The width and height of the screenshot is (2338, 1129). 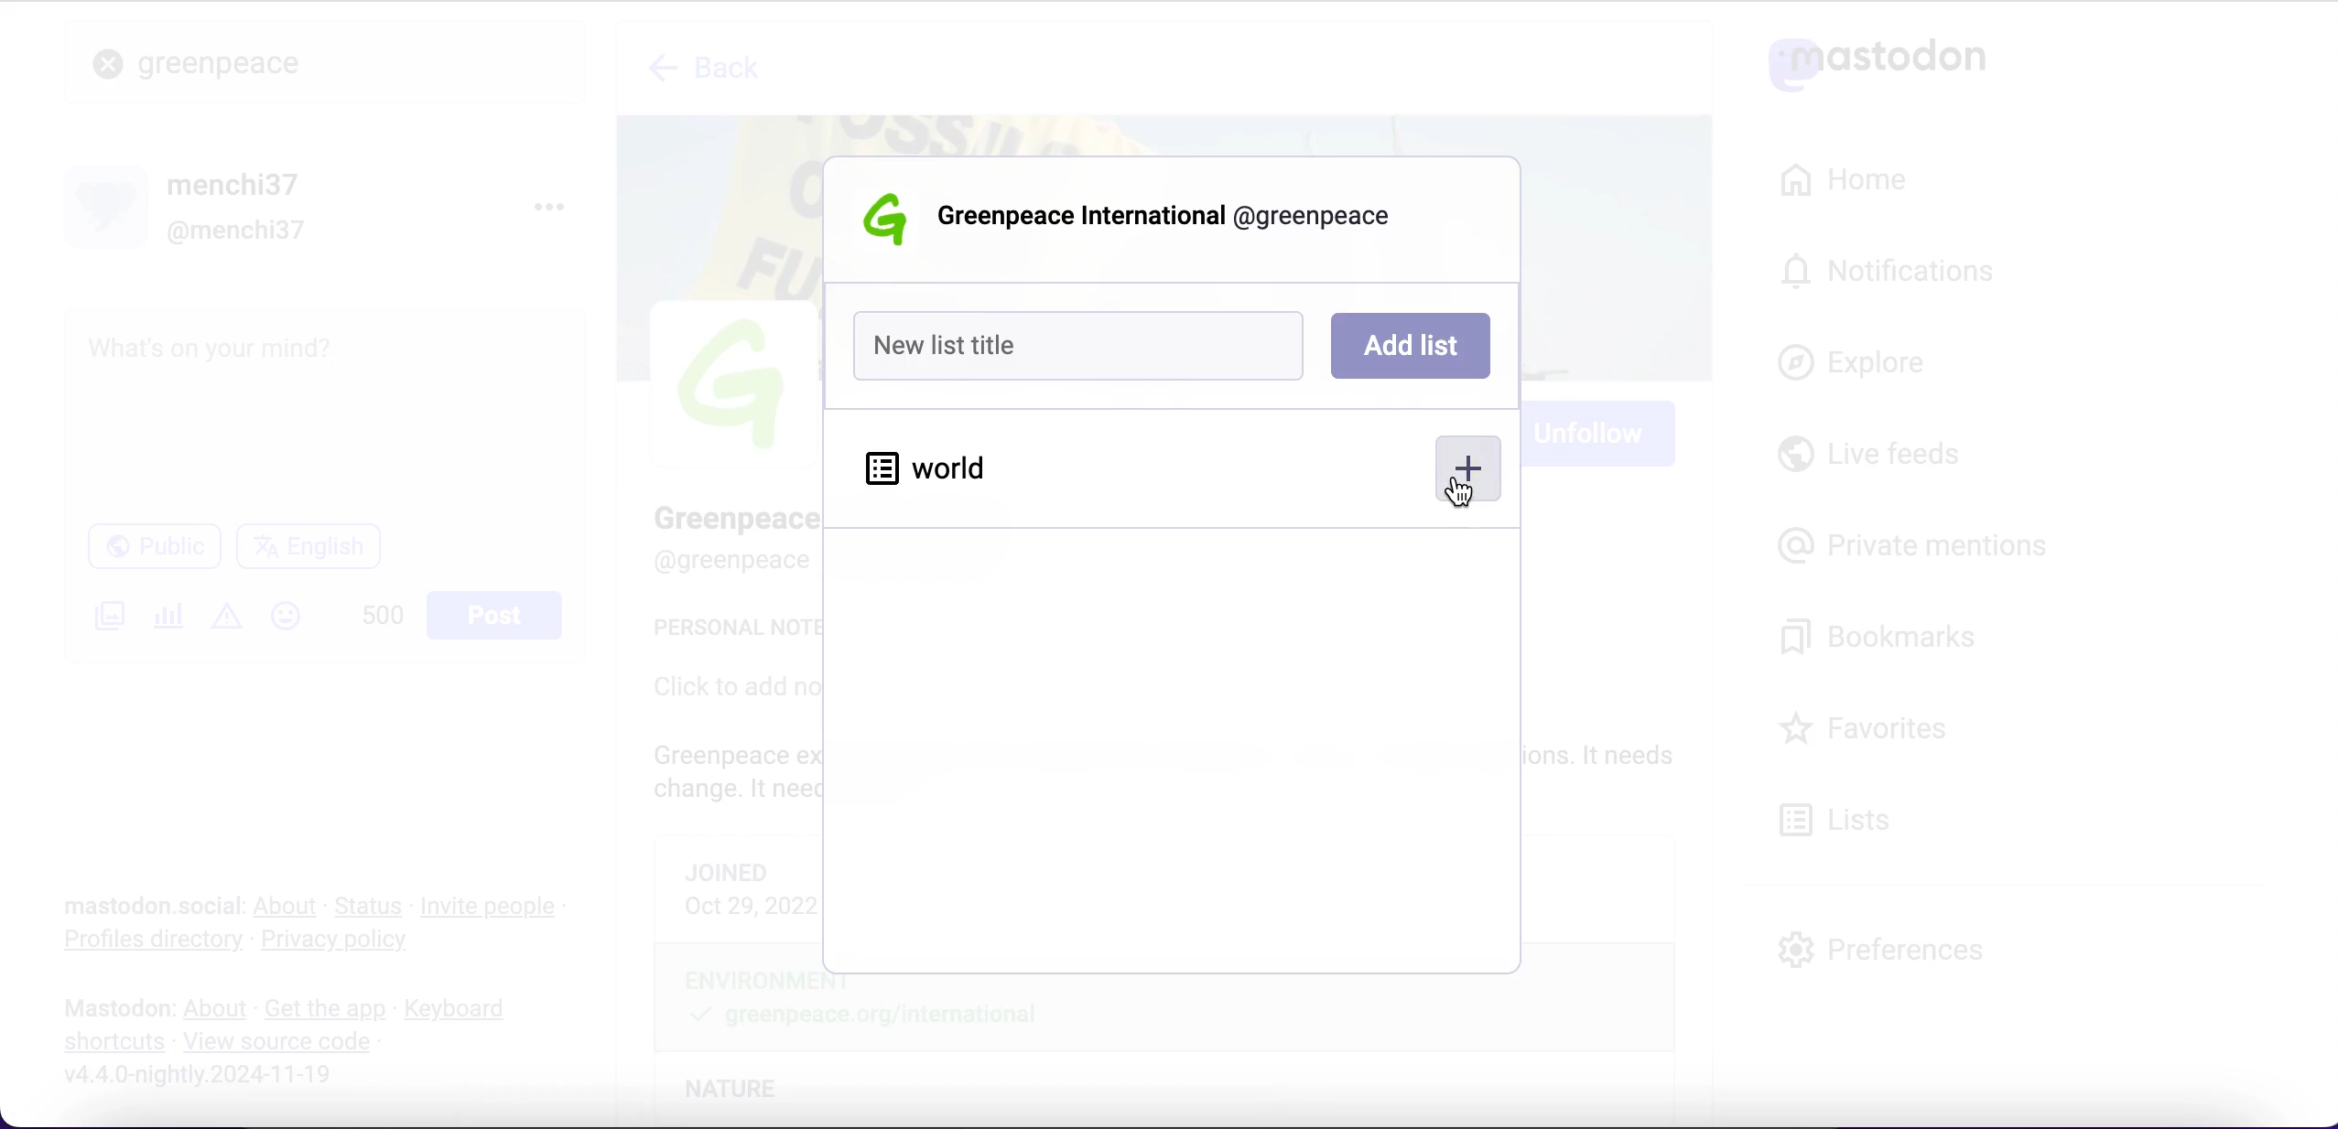 I want to click on add, so click(x=1466, y=473).